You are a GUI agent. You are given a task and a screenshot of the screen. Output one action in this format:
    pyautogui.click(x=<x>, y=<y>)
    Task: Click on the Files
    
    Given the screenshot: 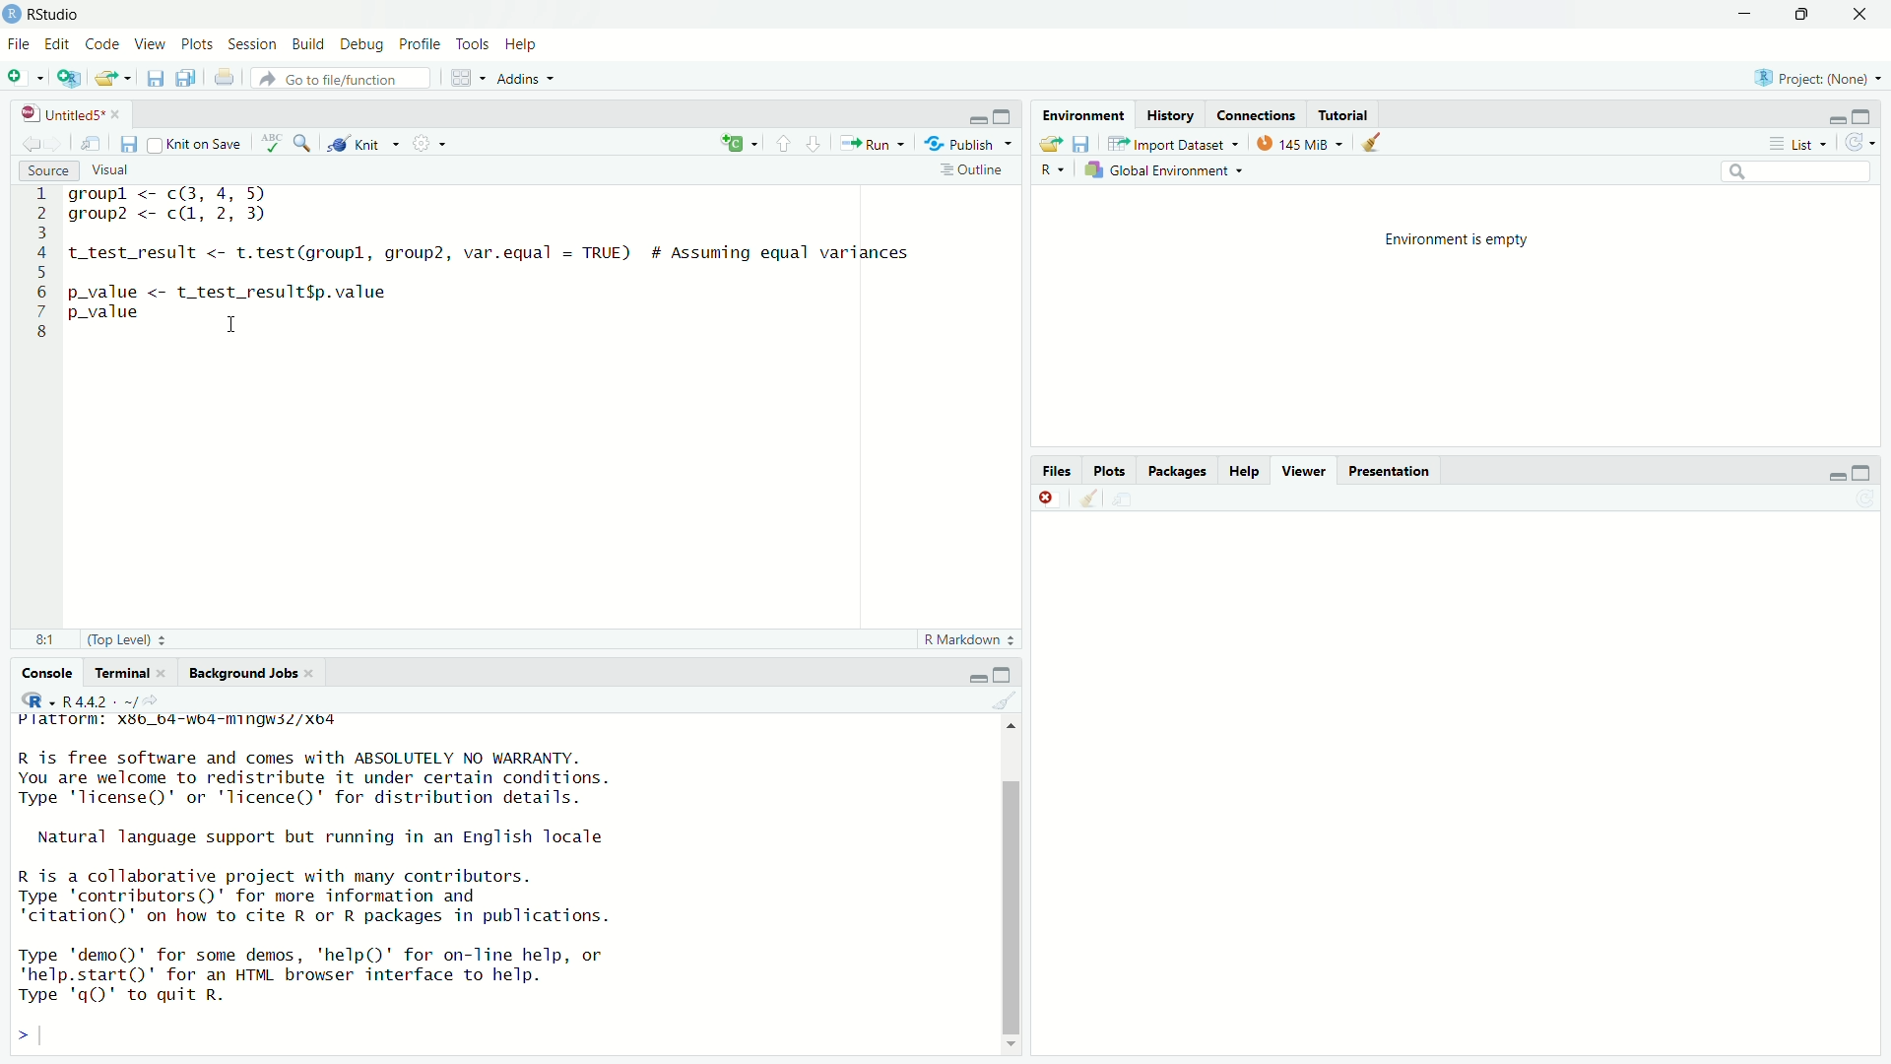 What is the action you would take?
    pyautogui.click(x=1058, y=471)
    